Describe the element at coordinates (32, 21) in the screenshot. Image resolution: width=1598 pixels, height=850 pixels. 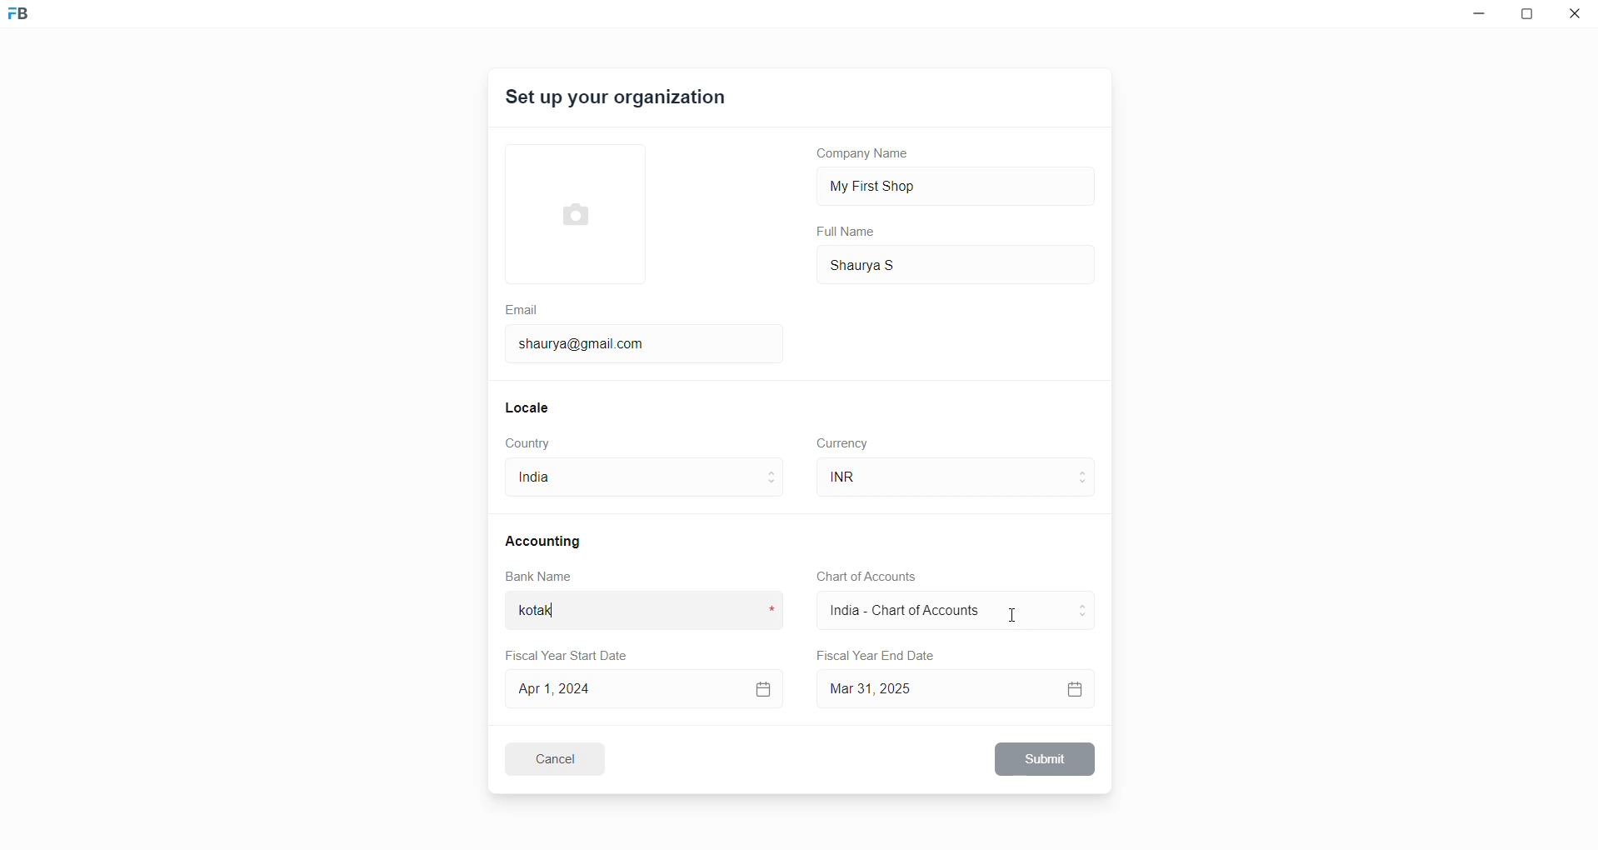
I see `Frappe Book logo` at that location.